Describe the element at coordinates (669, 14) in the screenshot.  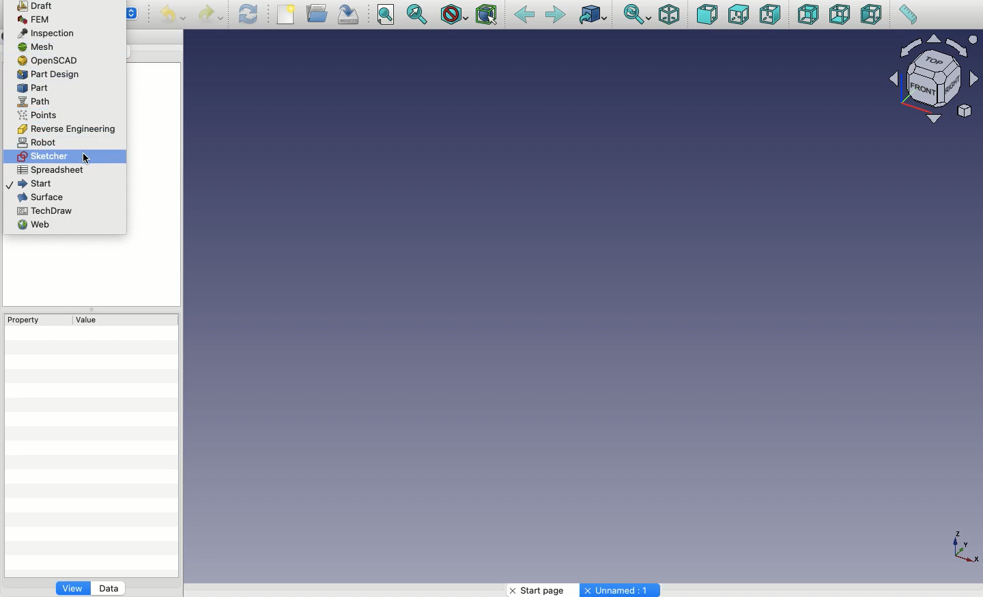
I see `Isometric` at that location.